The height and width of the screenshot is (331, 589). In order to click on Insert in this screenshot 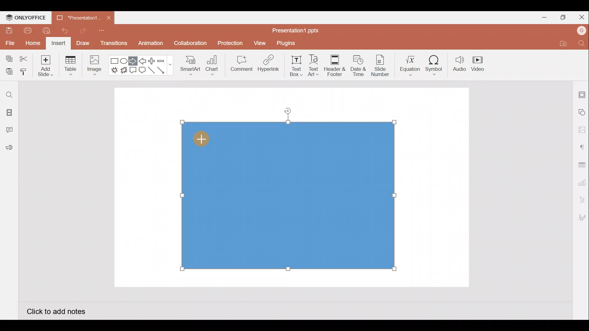, I will do `click(59, 44)`.